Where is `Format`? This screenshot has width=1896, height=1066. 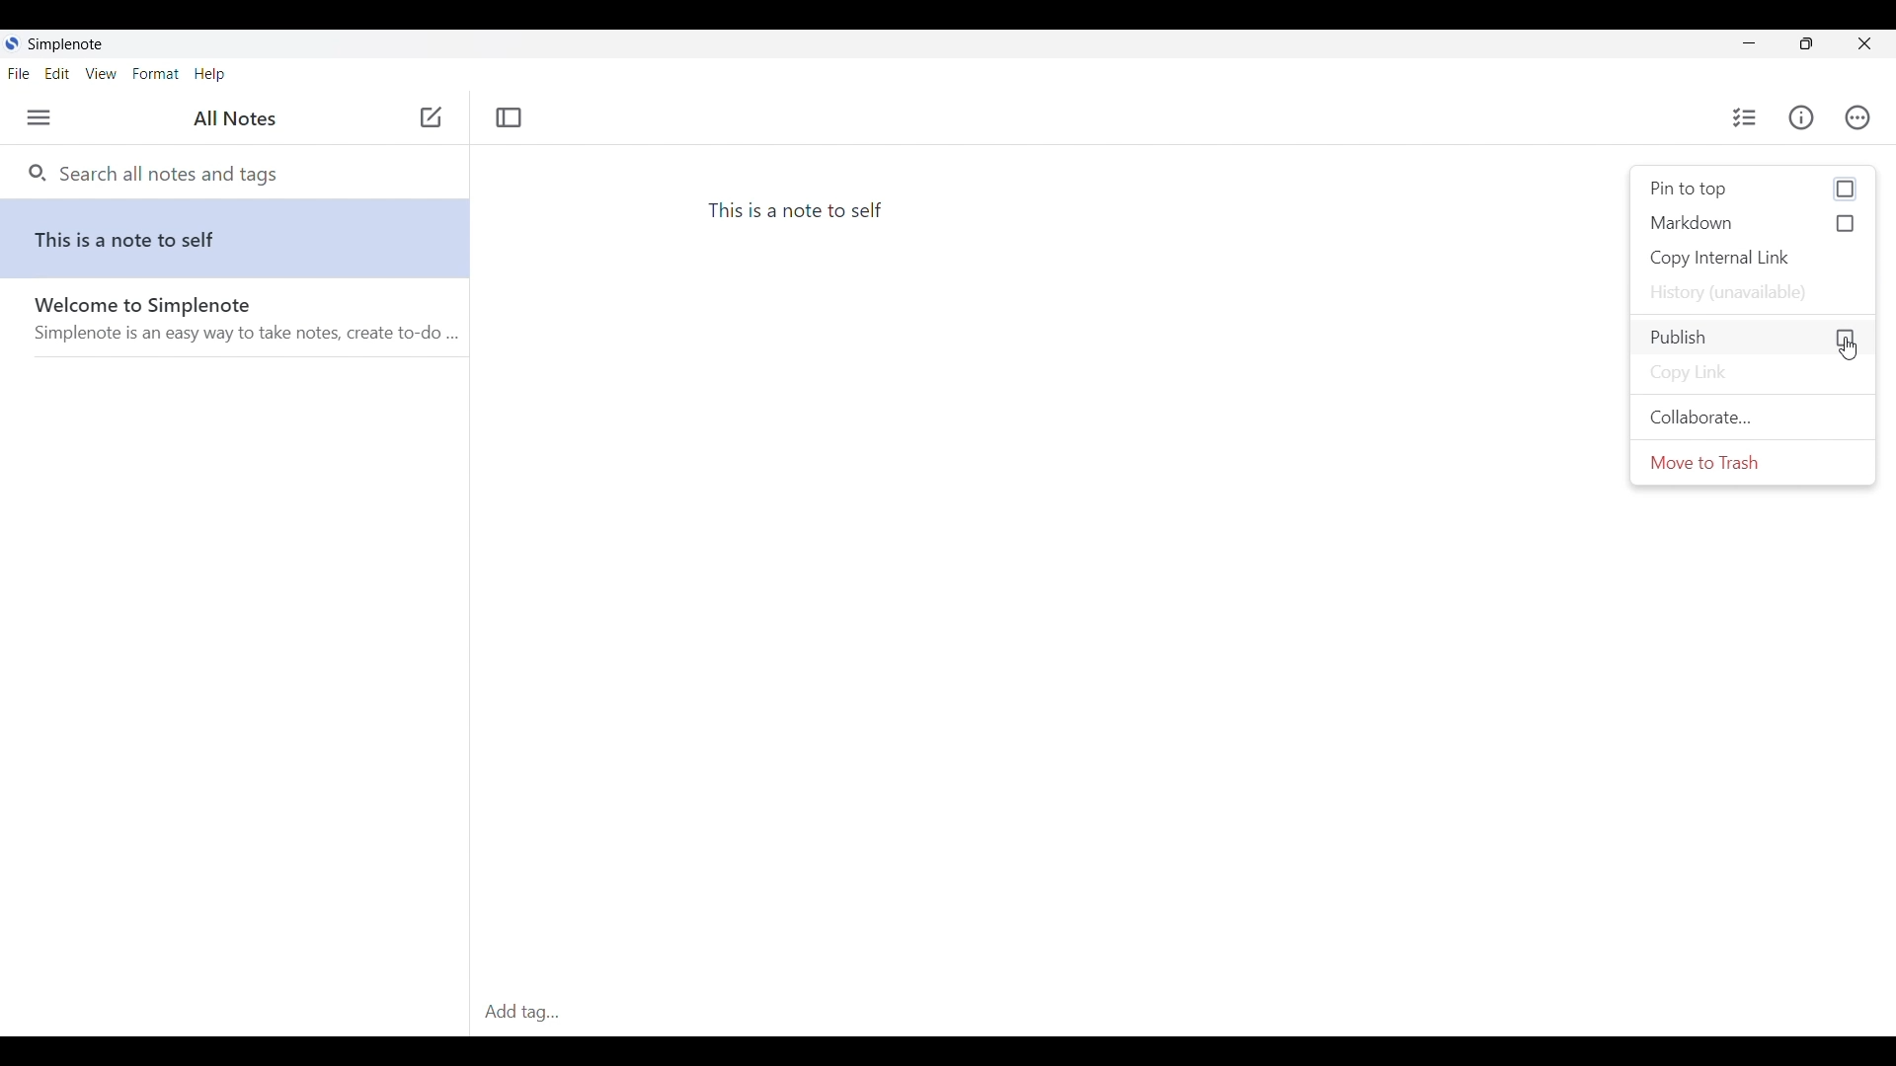
Format is located at coordinates (157, 74).